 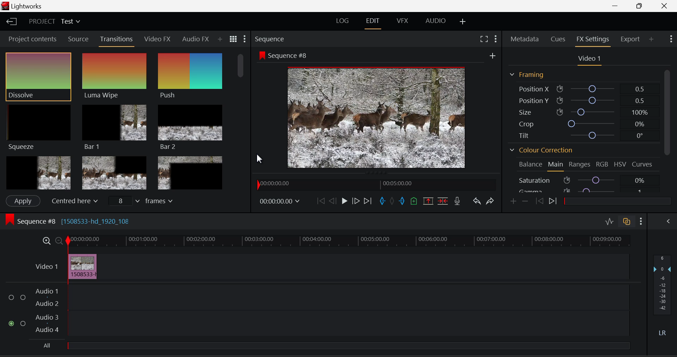 I want to click on Decibel Level, so click(x=663, y=293).